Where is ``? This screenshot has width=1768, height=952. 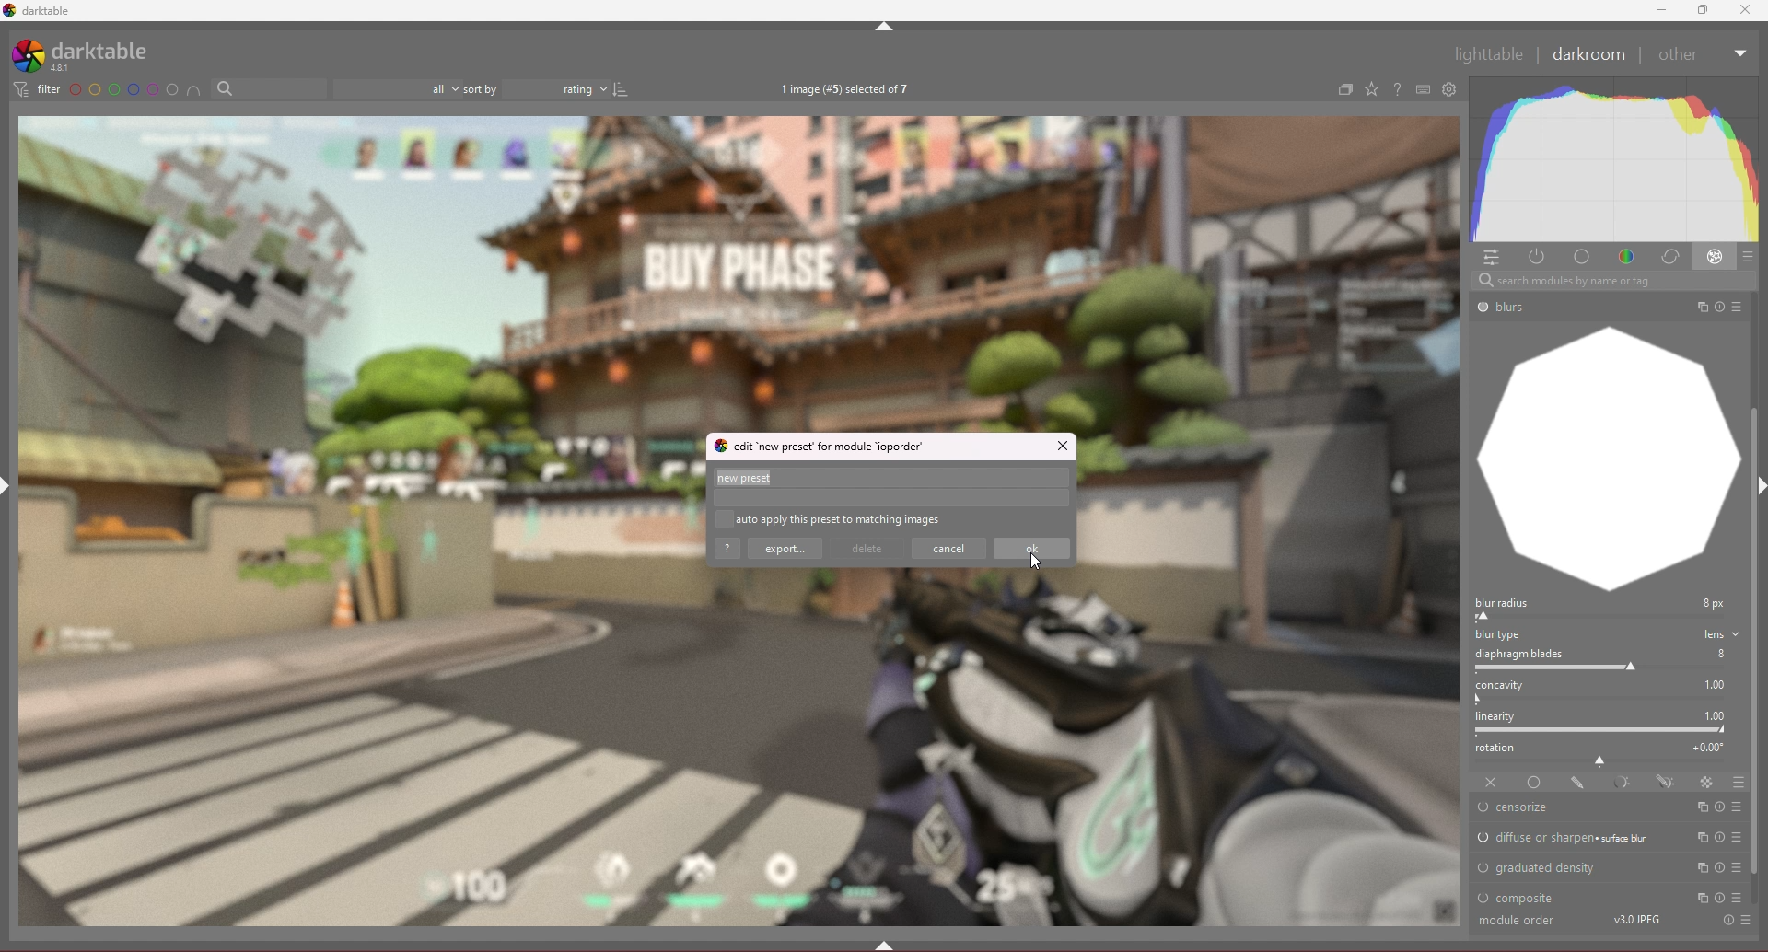
 is located at coordinates (1718, 900).